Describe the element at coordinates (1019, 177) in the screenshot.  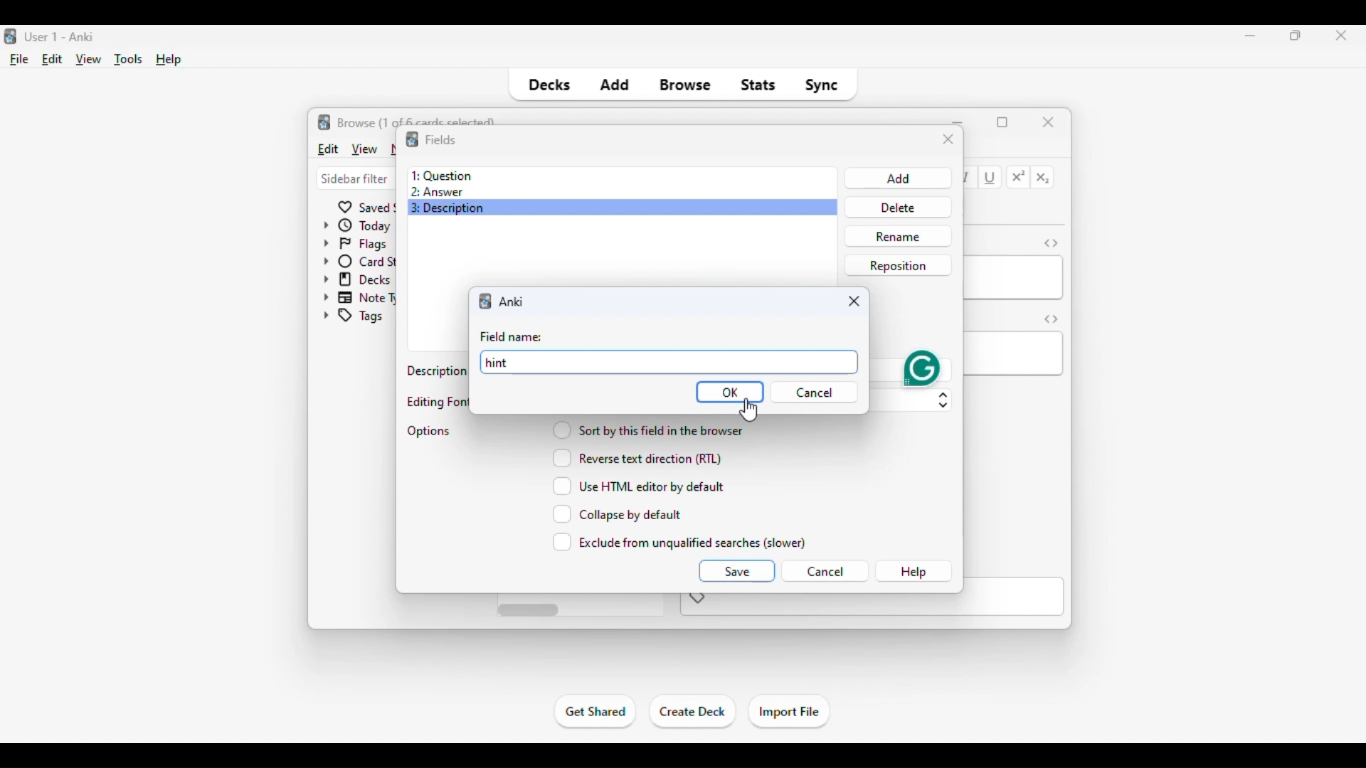
I see `superscript` at that location.